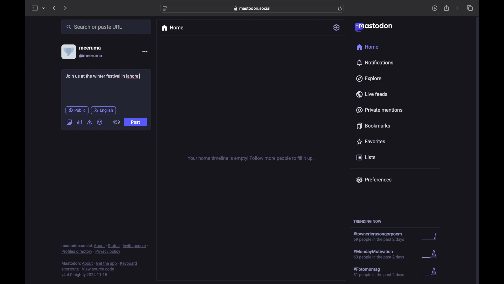 This screenshot has width=504, height=284. What do you see at coordinates (382, 237) in the screenshot?
I see `hashtag trend` at bounding box center [382, 237].